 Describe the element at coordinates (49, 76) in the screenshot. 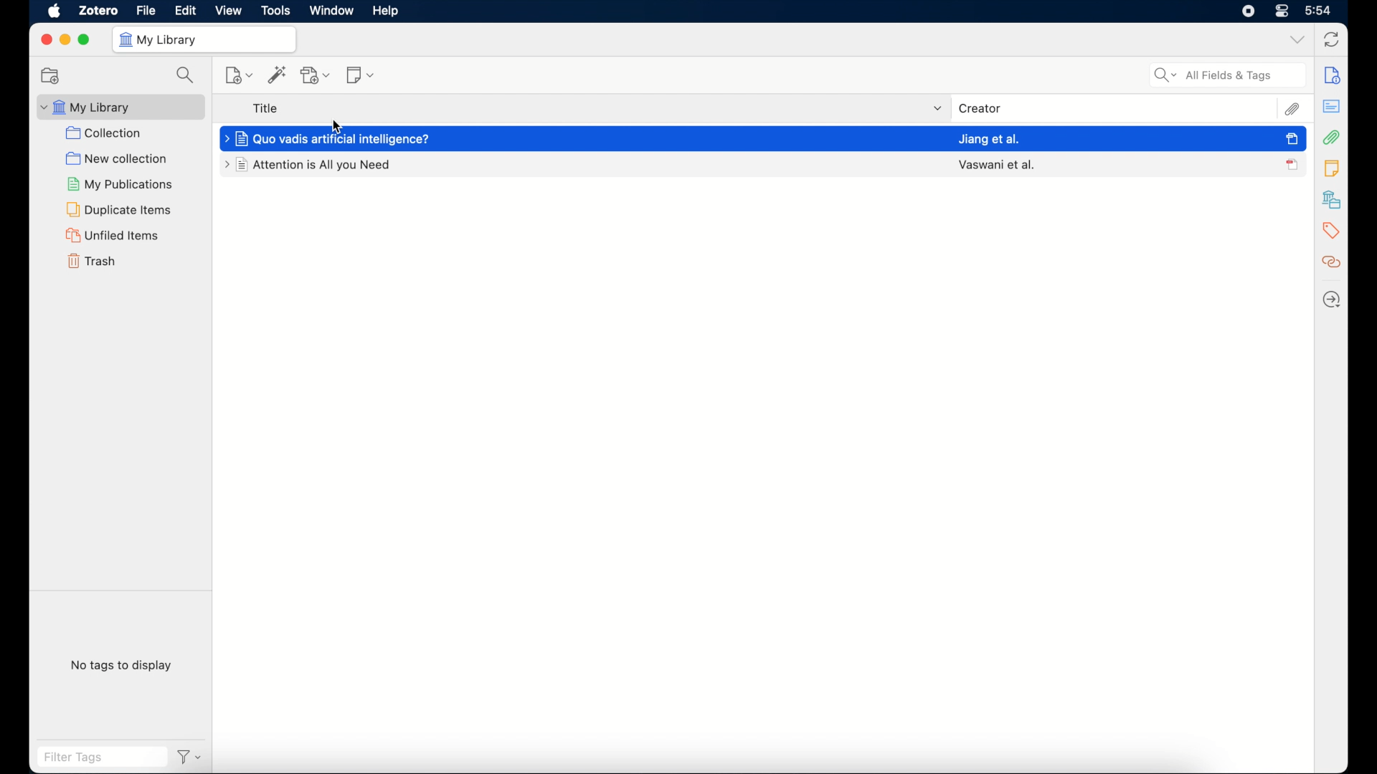

I see `new collection` at that location.